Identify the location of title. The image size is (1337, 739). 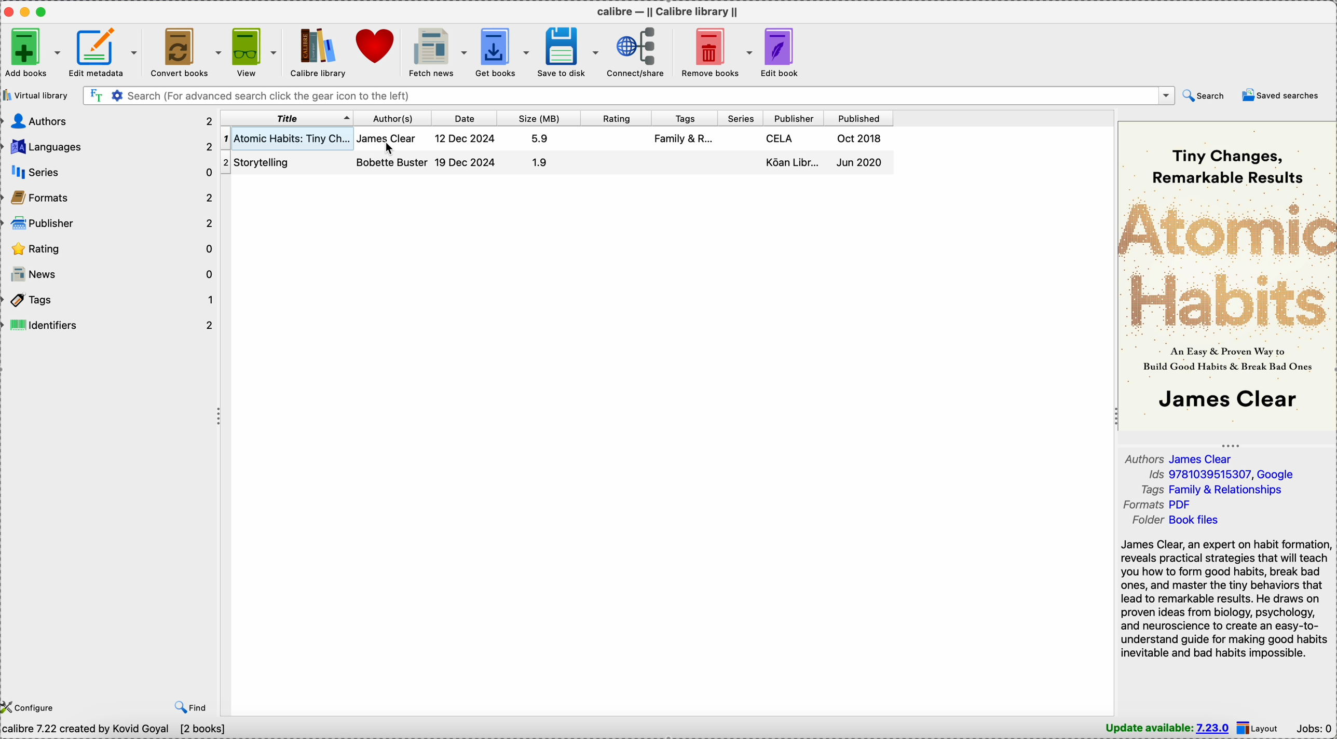
(288, 119).